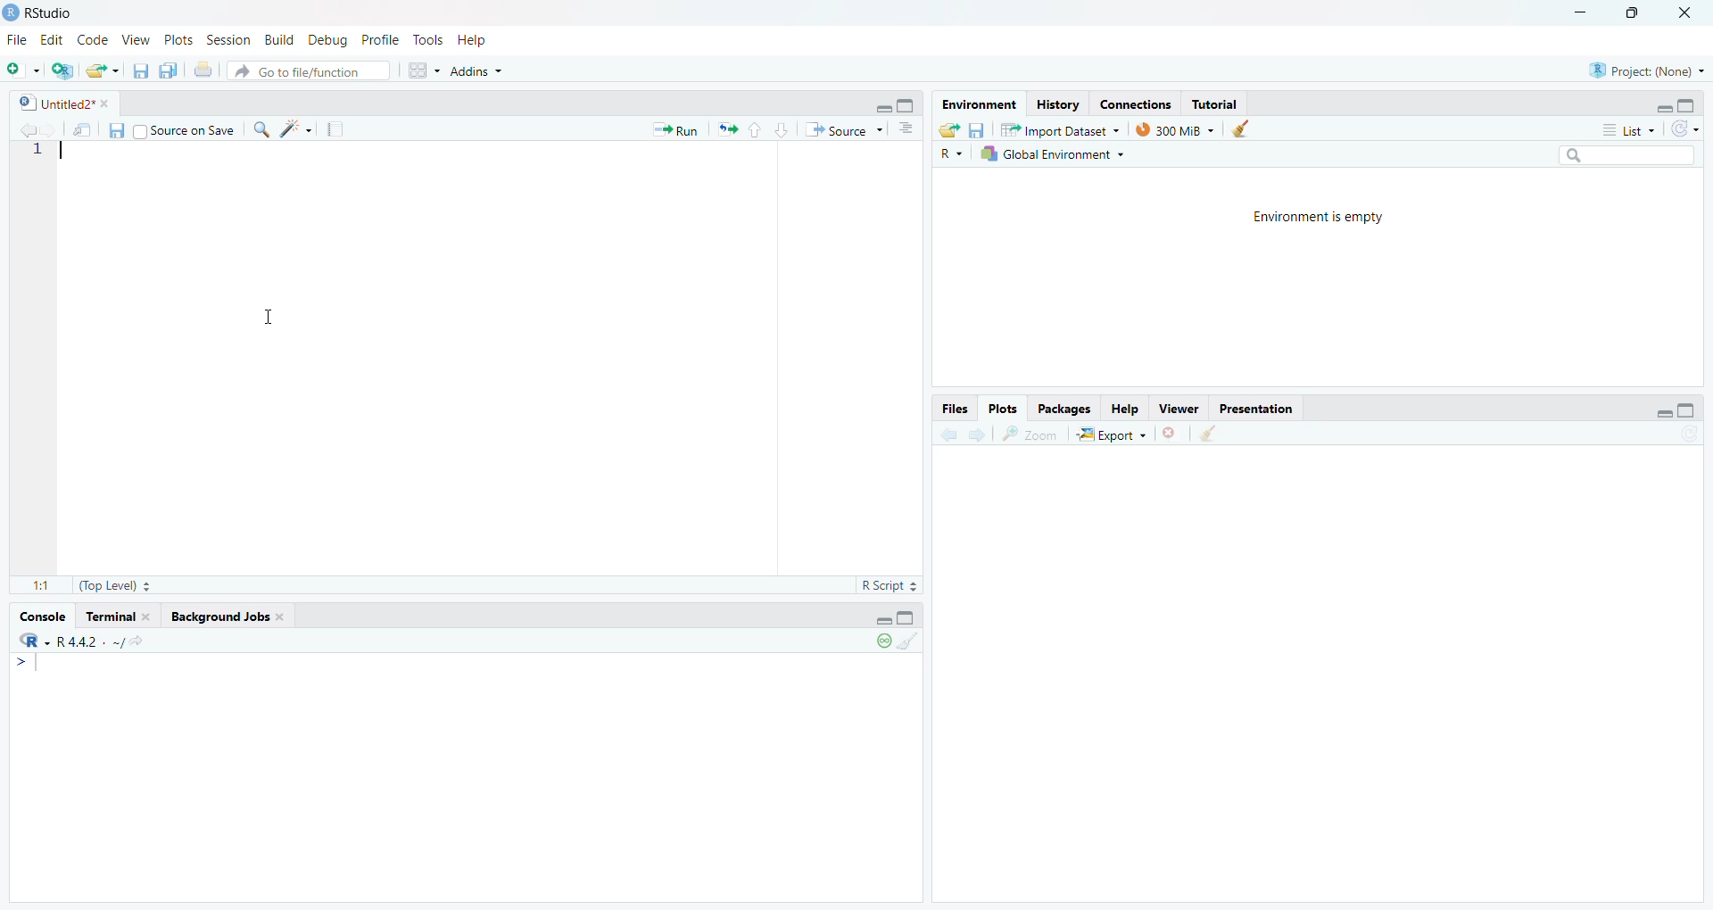 Image resolution: width=1713 pixels, height=910 pixels. I want to click on go forward, so click(975, 434).